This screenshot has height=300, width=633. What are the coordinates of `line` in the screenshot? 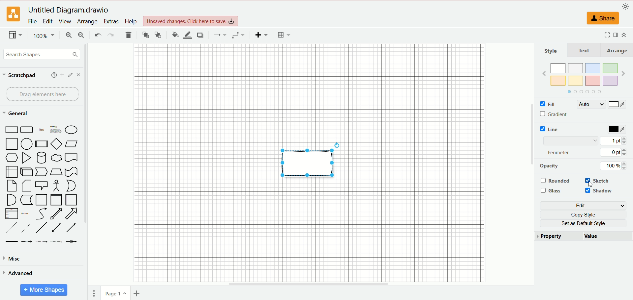 It's located at (551, 129).